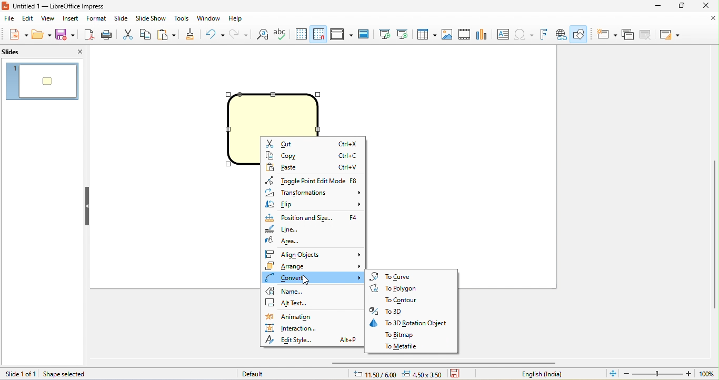 The height and width of the screenshot is (380, 719). Describe the element at coordinates (446, 363) in the screenshot. I see `horizontal scroll bar` at that location.